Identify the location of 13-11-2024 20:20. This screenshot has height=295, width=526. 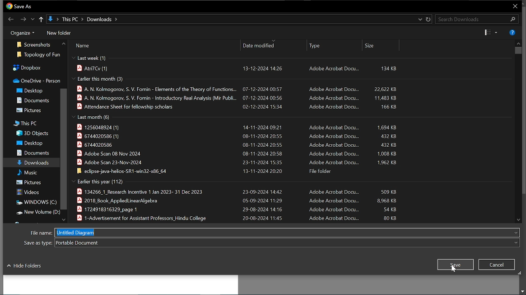
(261, 172).